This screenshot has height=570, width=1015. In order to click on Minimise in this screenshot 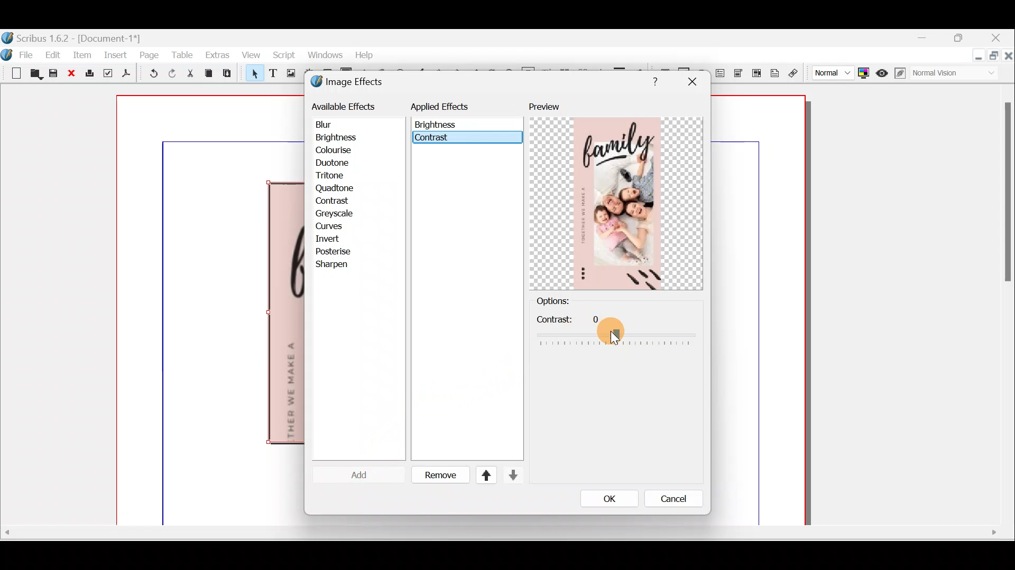, I will do `click(977, 56)`.